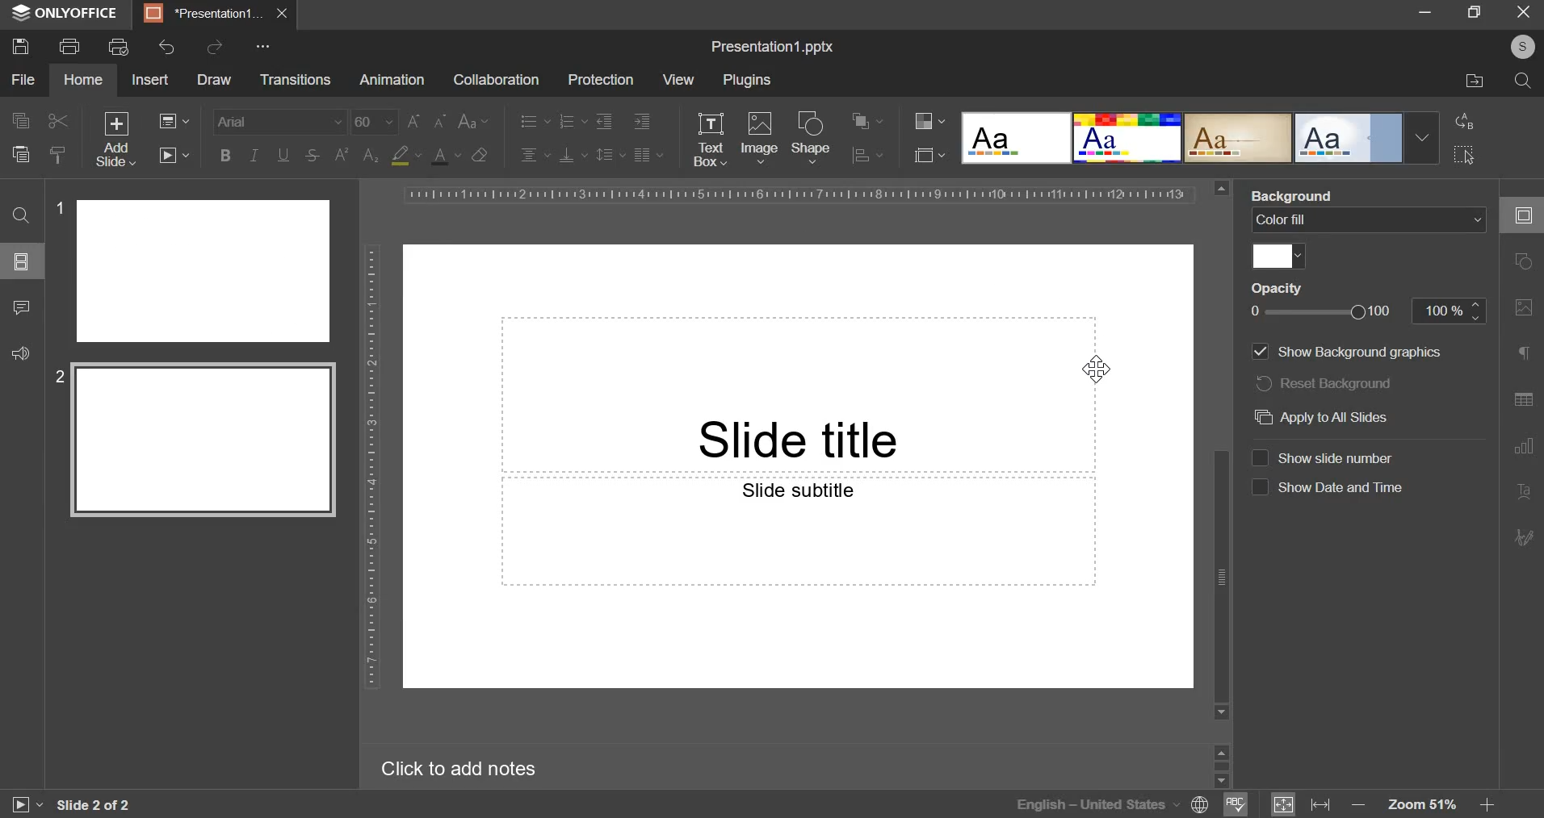 This screenshot has width=1544, height=818. Describe the element at coordinates (572, 120) in the screenshot. I see `numbering` at that location.